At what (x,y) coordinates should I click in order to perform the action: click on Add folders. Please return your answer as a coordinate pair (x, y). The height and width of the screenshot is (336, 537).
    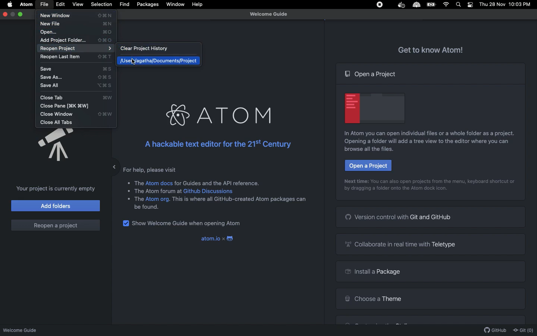
    Looking at the image, I should click on (56, 205).